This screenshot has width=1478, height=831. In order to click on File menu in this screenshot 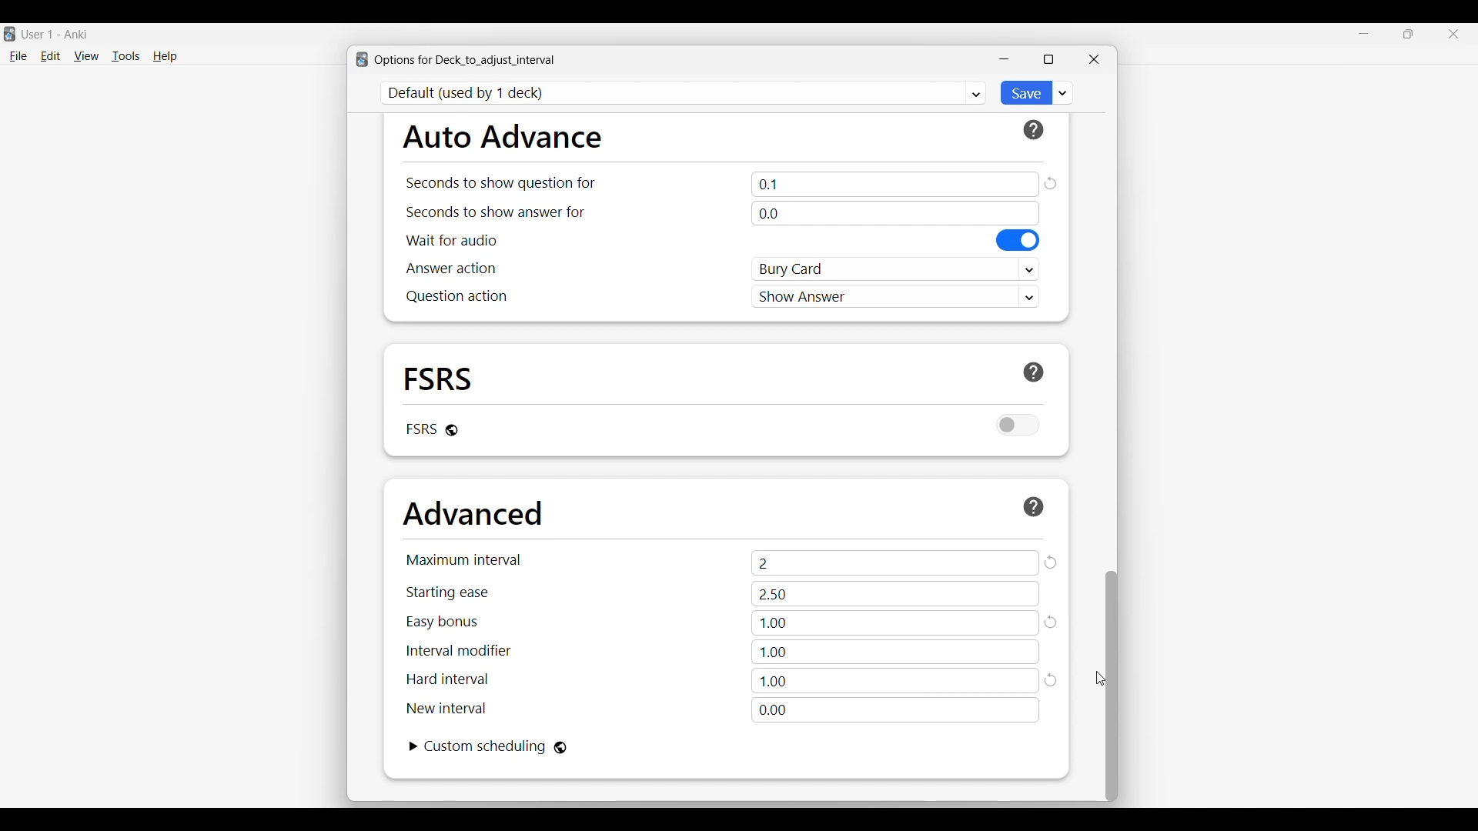, I will do `click(18, 57)`.